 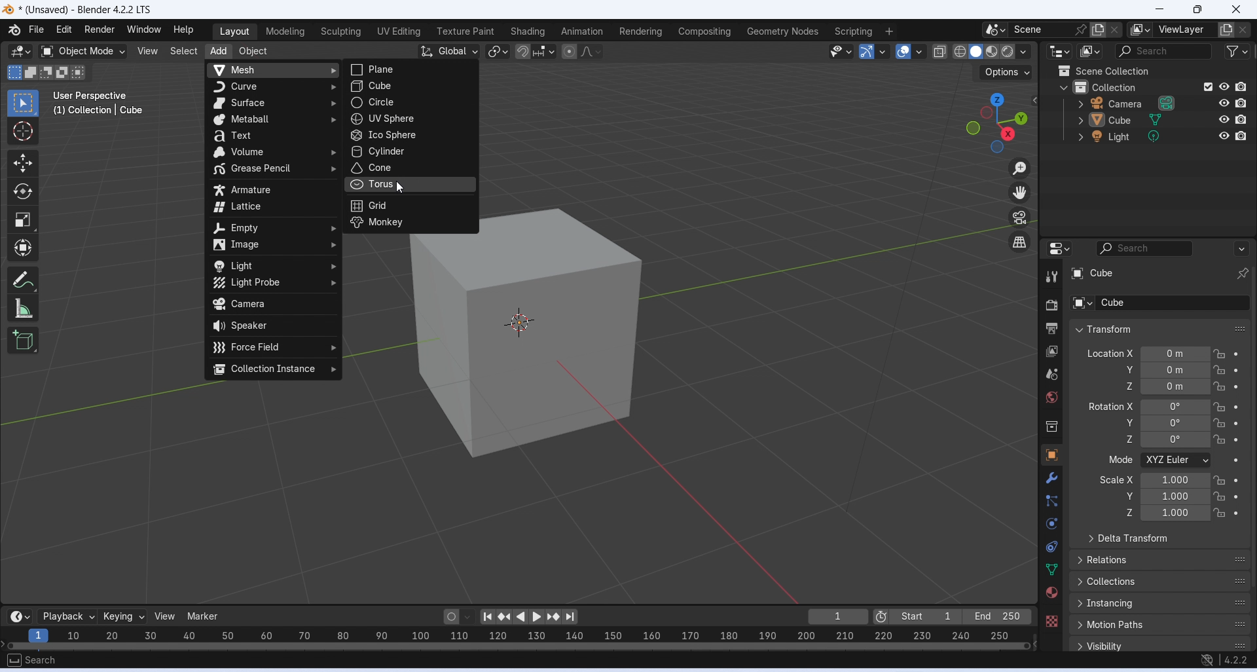 I want to click on user perspective, so click(x=95, y=96).